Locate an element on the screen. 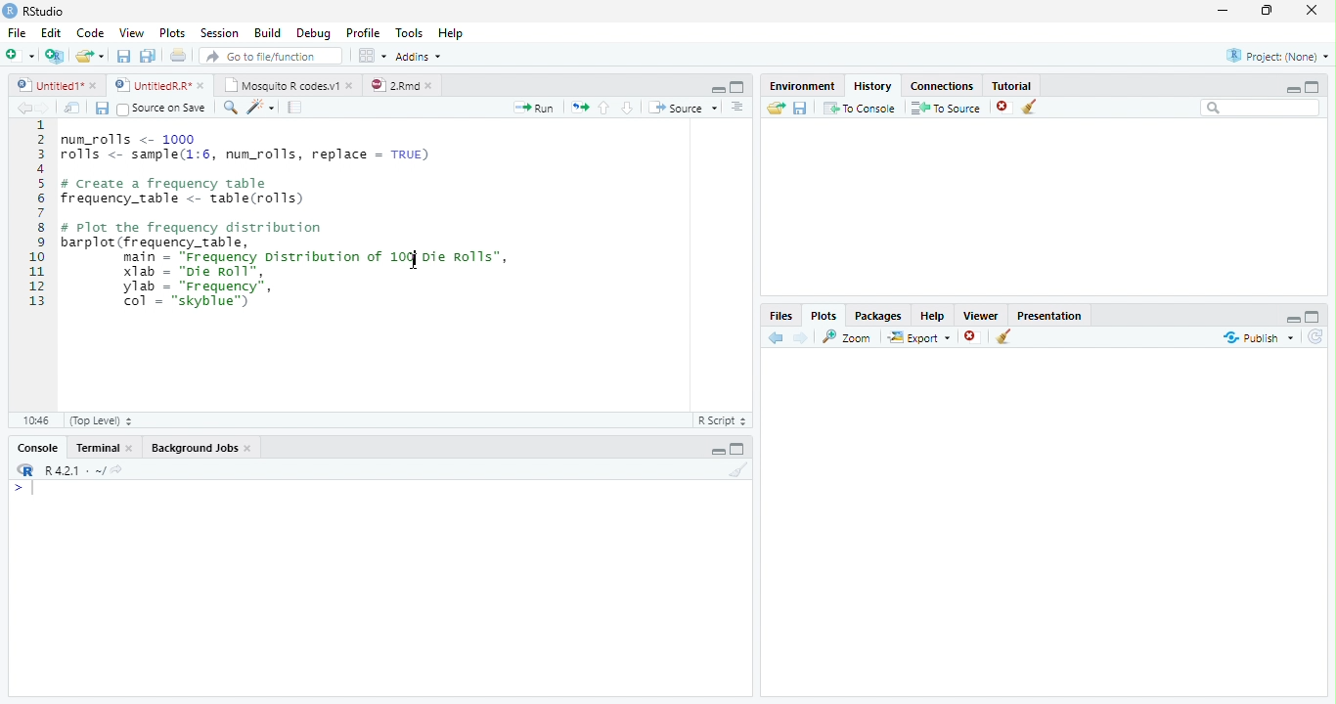 This screenshot has width=1336, height=704. Source is located at coordinates (683, 109).